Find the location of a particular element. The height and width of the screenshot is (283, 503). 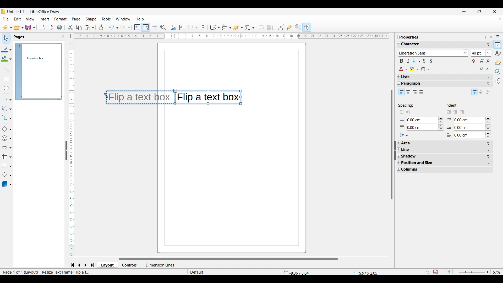

Untitled 1 - Libreoffice draw is located at coordinates (33, 12).